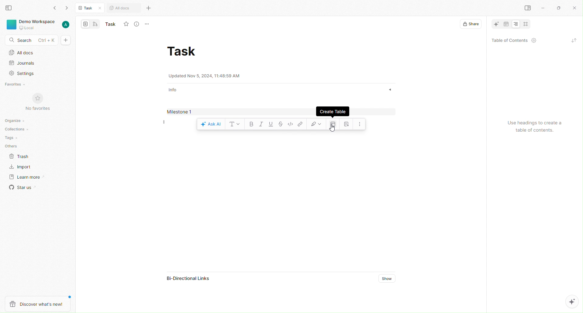 The width and height of the screenshot is (583, 313). I want to click on Close, so click(574, 7).